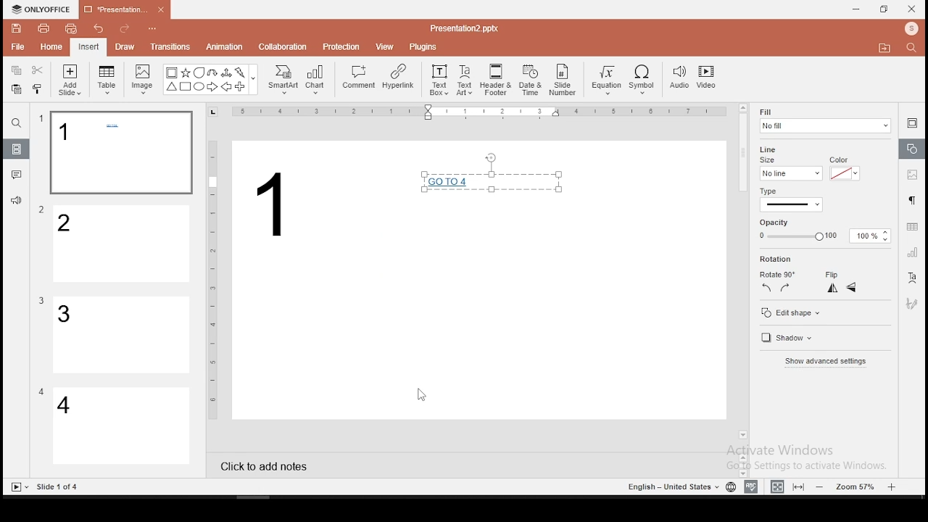 The image size is (928, 522). What do you see at coordinates (916, 49) in the screenshot?
I see `Search` at bounding box center [916, 49].